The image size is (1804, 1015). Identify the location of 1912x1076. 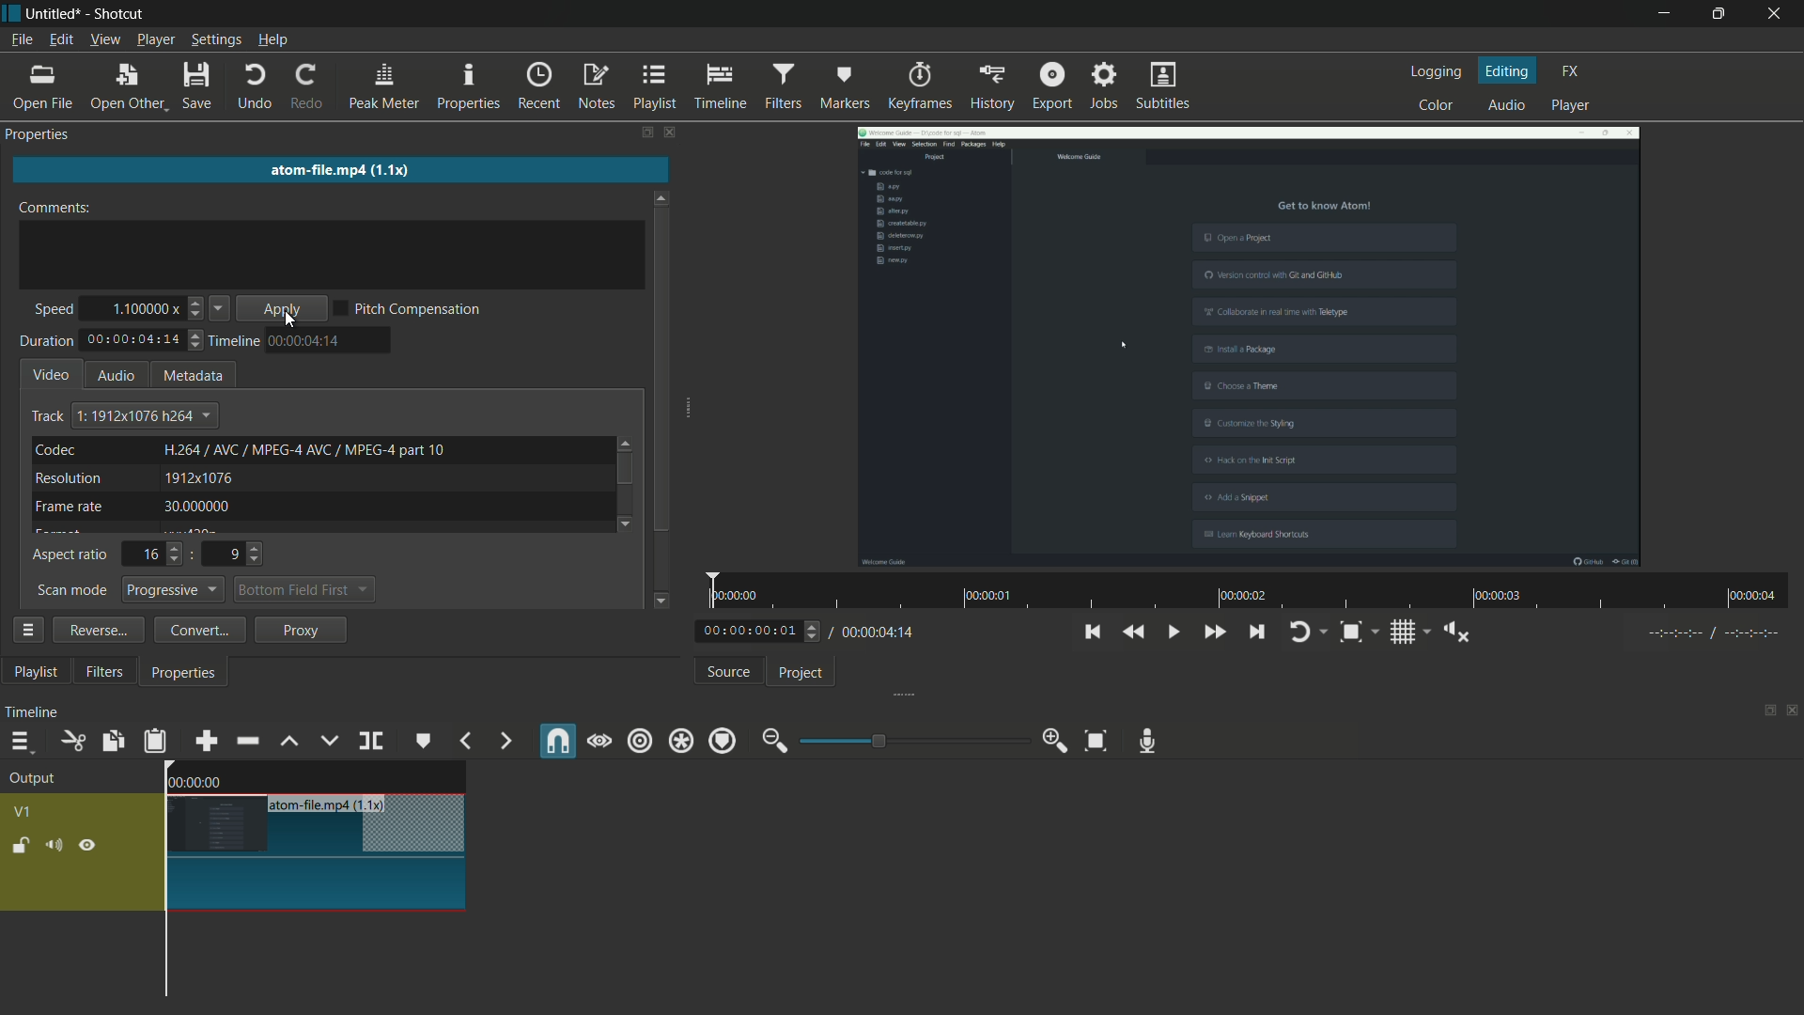
(199, 479).